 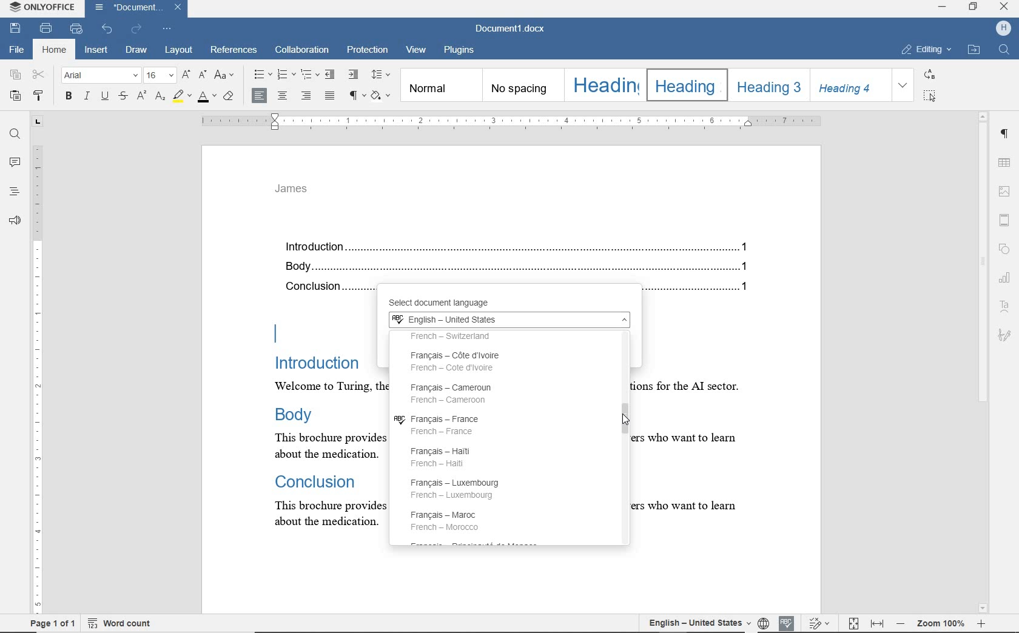 I want to click on REPLACE, so click(x=930, y=74).